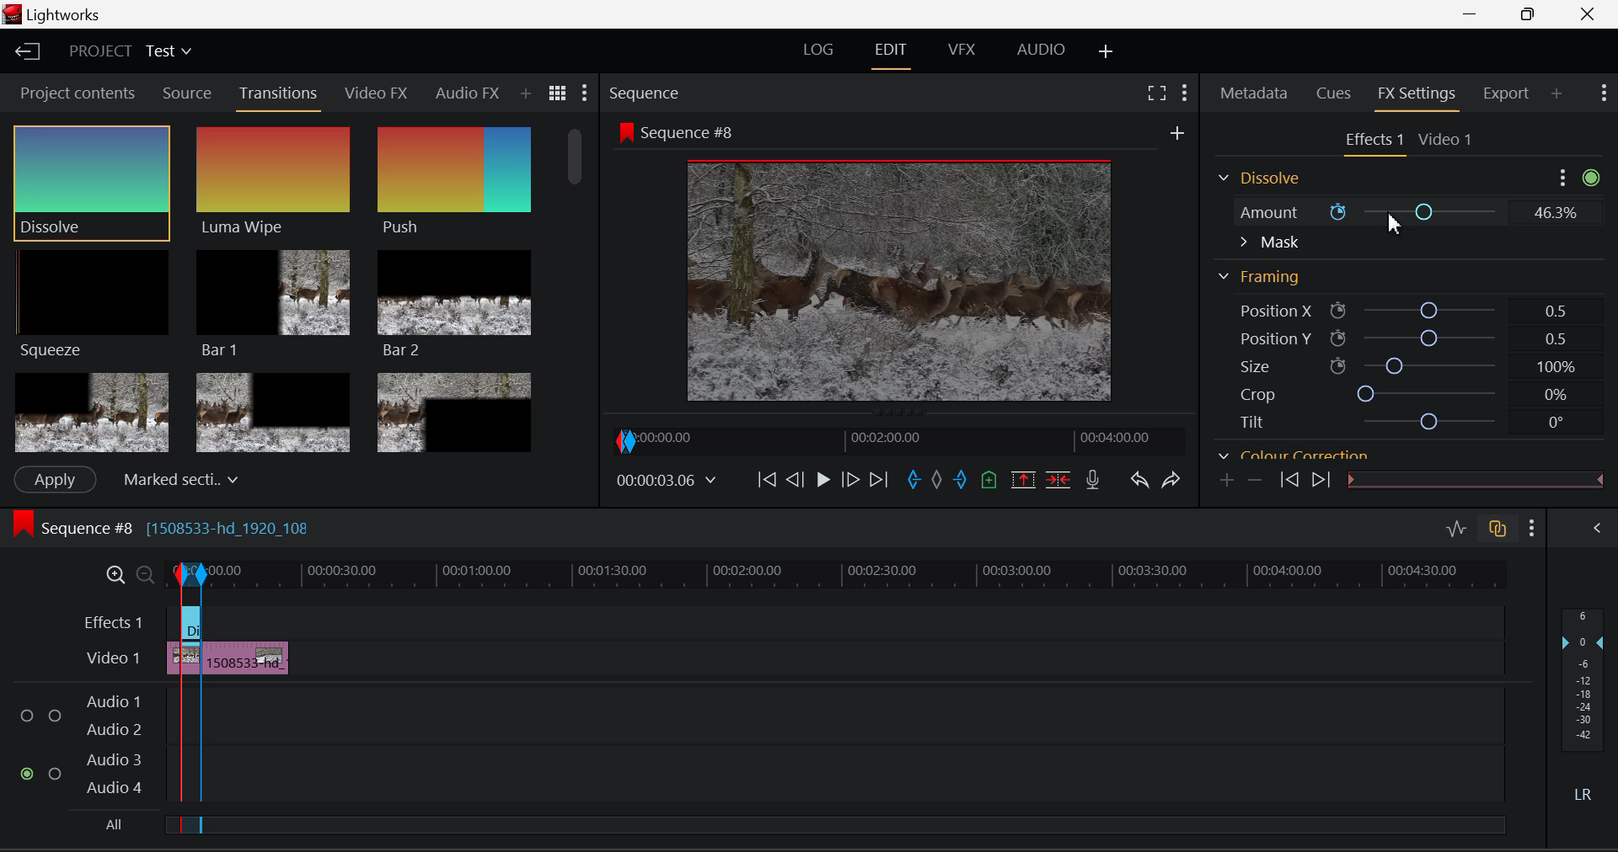 The image size is (1618, 852). What do you see at coordinates (454, 304) in the screenshot?
I see `Bar 2` at bounding box center [454, 304].